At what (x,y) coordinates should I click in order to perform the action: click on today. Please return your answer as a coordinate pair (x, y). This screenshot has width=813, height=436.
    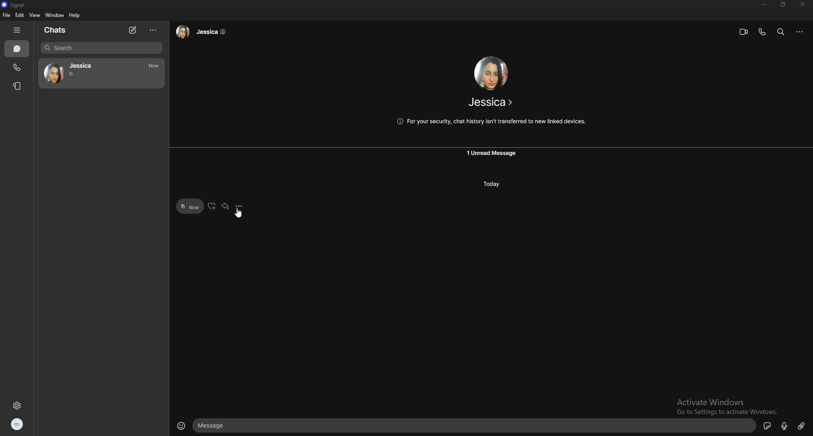
    Looking at the image, I should click on (492, 185).